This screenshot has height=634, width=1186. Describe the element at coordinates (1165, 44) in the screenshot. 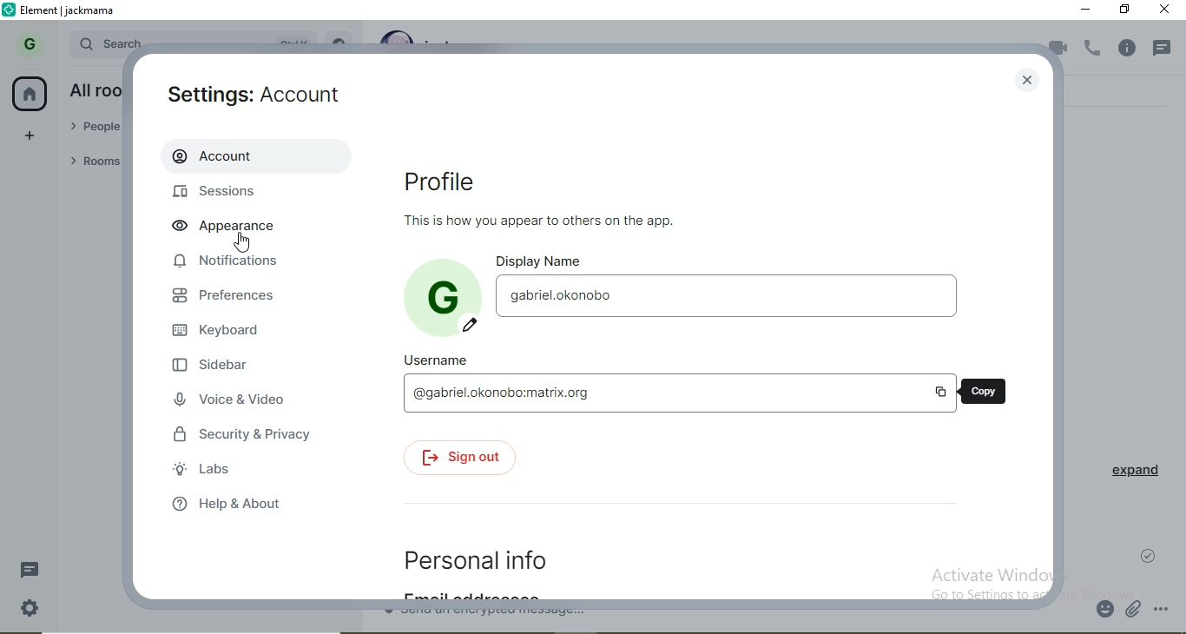

I see `notification` at that location.